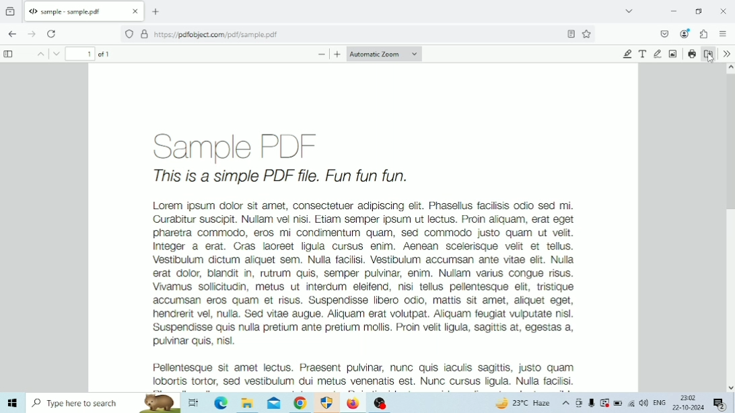 The height and width of the screenshot is (413, 735). Describe the element at coordinates (221, 403) in the screenshot. I see `Microsoft Edge` at that location.